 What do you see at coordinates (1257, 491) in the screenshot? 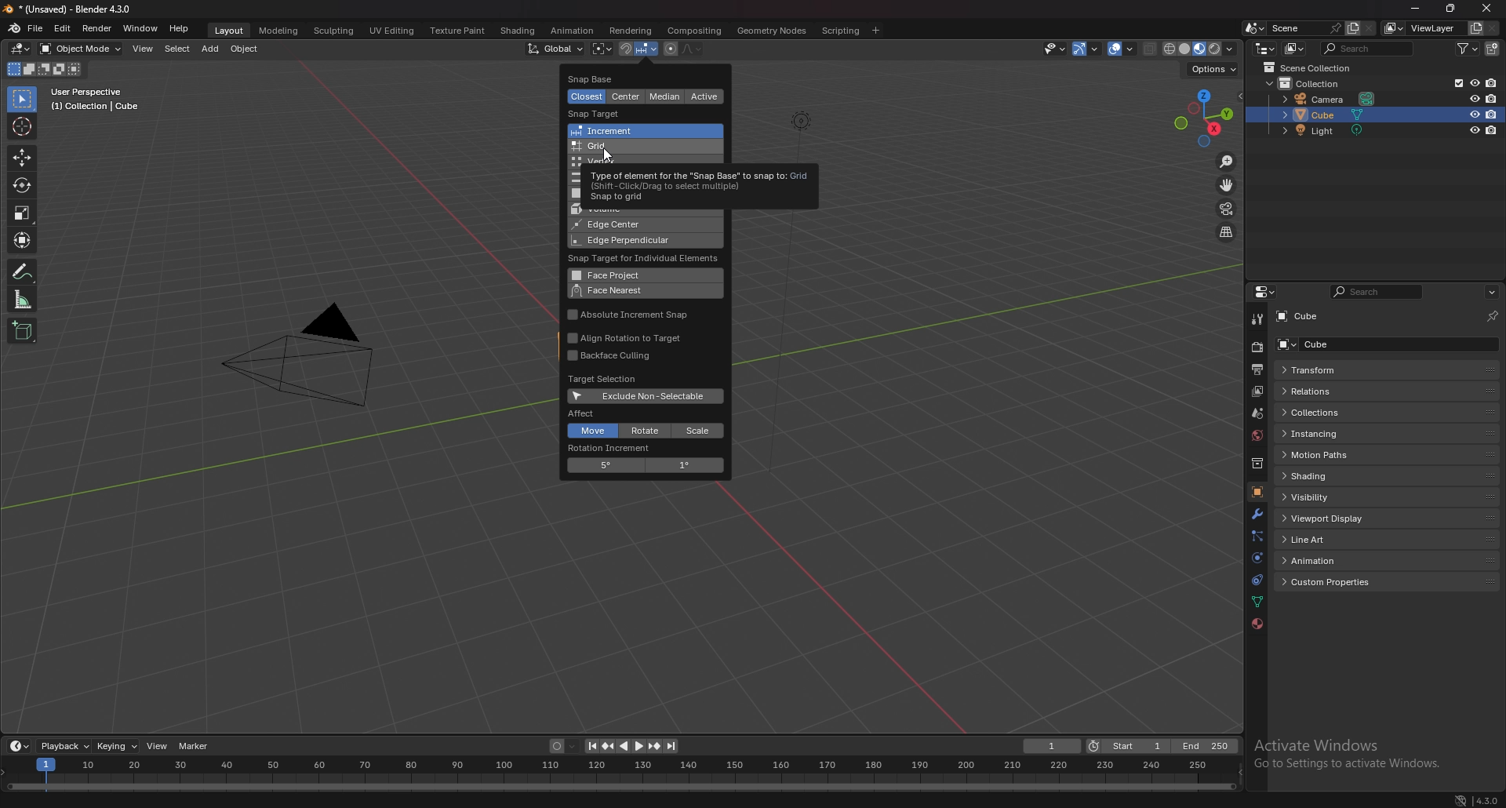
I see `object` at bounding box center [1257, 491].